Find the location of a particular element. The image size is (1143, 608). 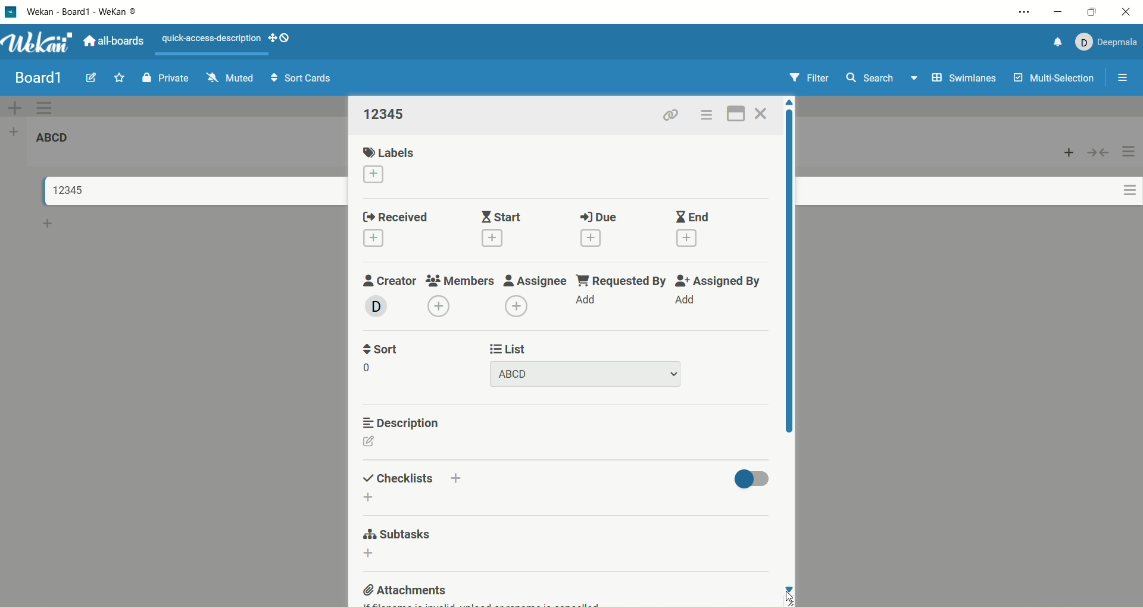

copy card link to clipboard is located at coordinates (671, 116).